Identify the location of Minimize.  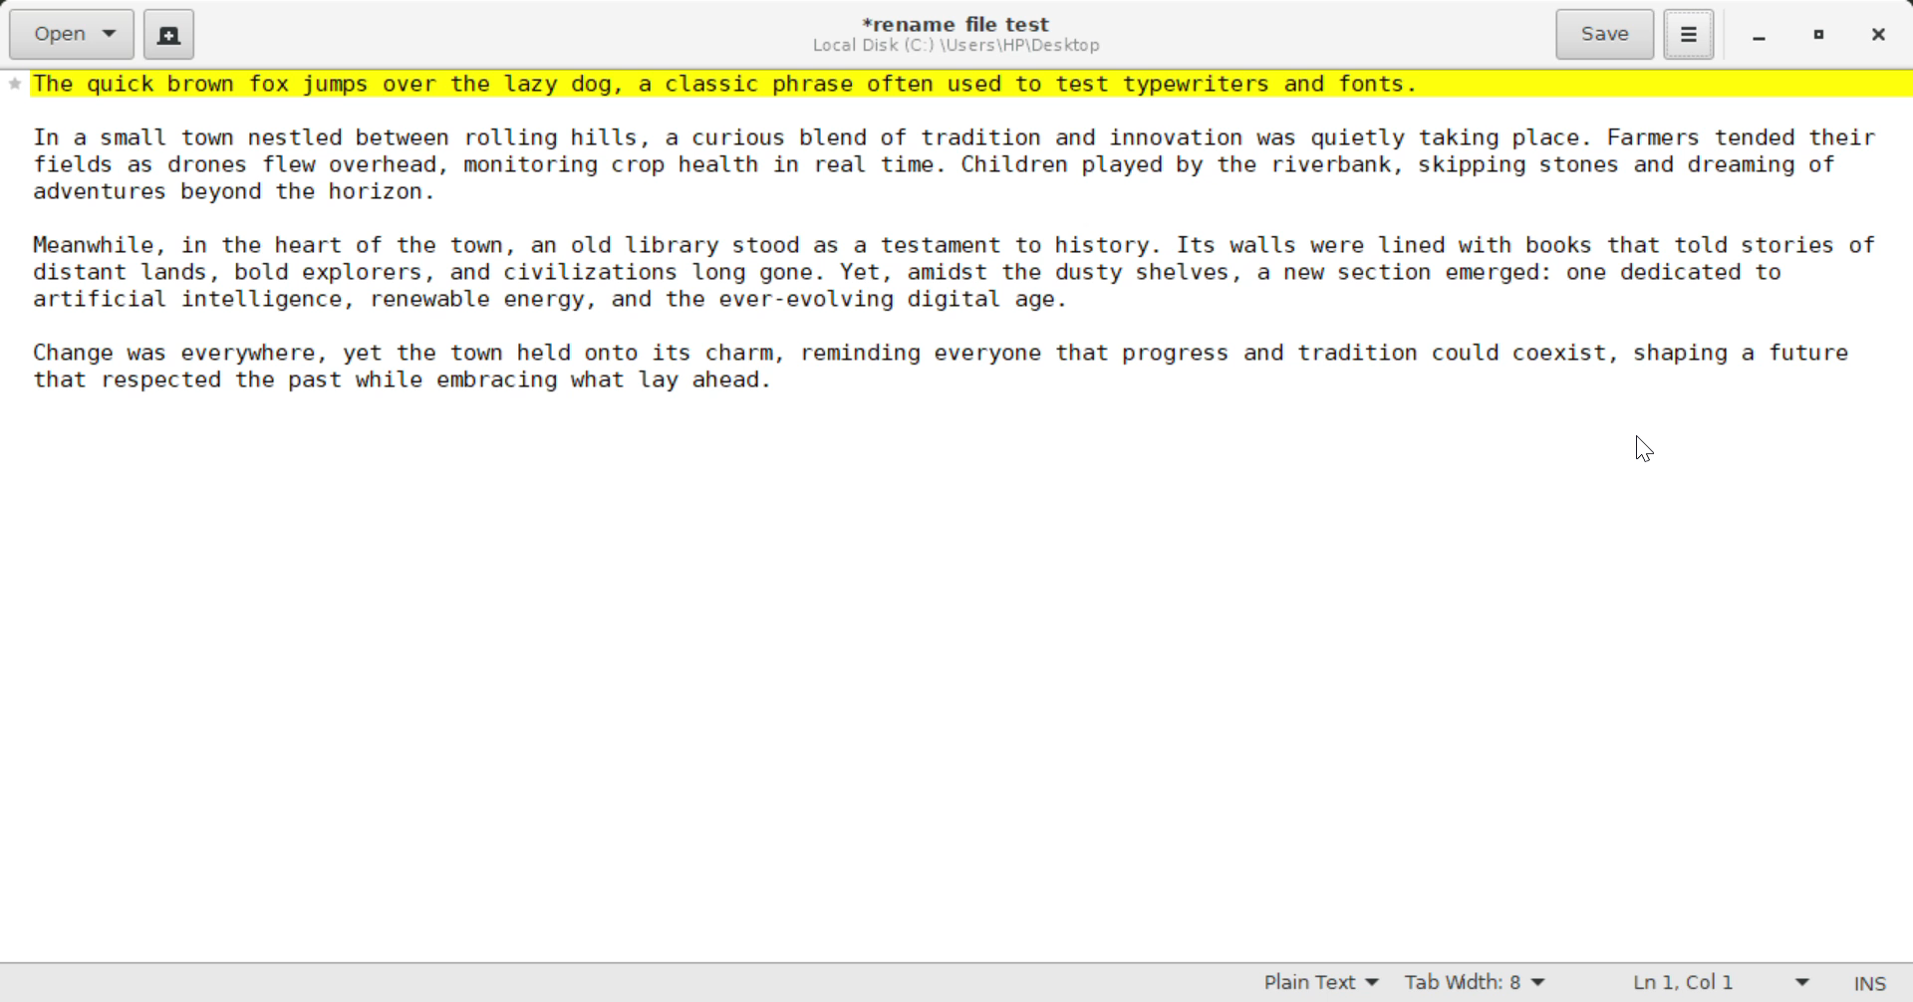
(1821, 38).